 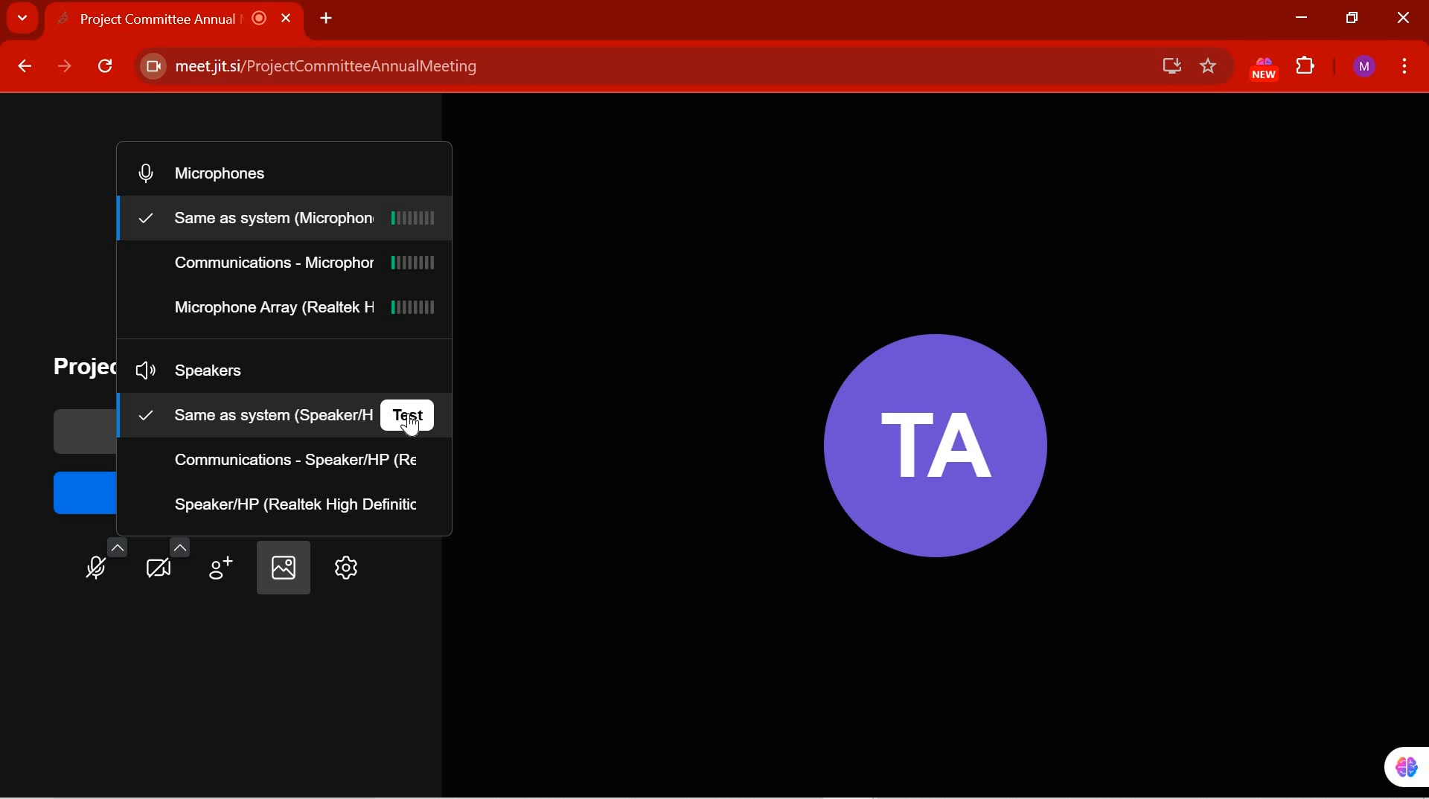 I want to click on CLOSE, so click(x=1401, y=19).